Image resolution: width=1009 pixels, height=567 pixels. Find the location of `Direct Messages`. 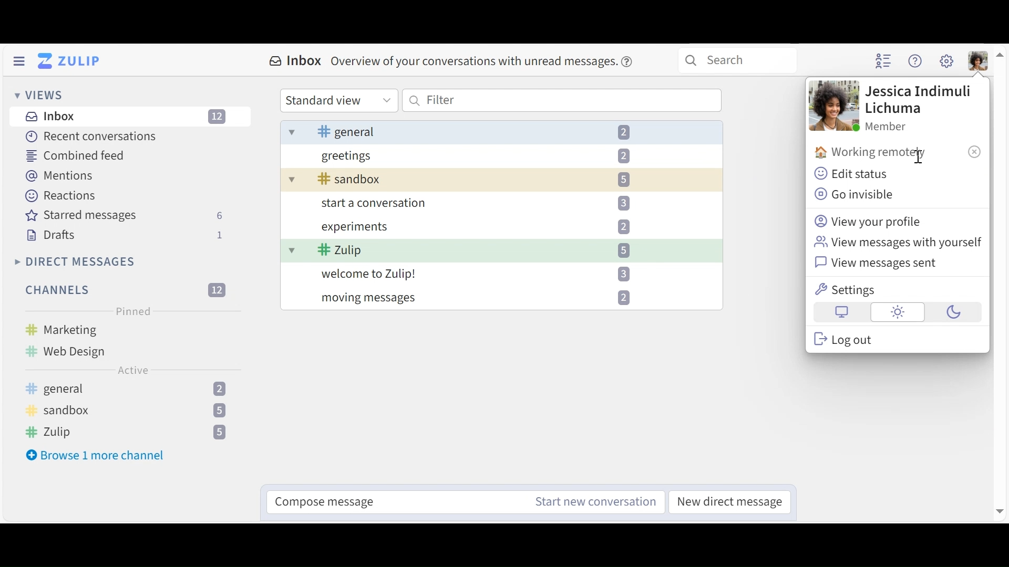

Direct Messages is located at coordinates (75, 261).